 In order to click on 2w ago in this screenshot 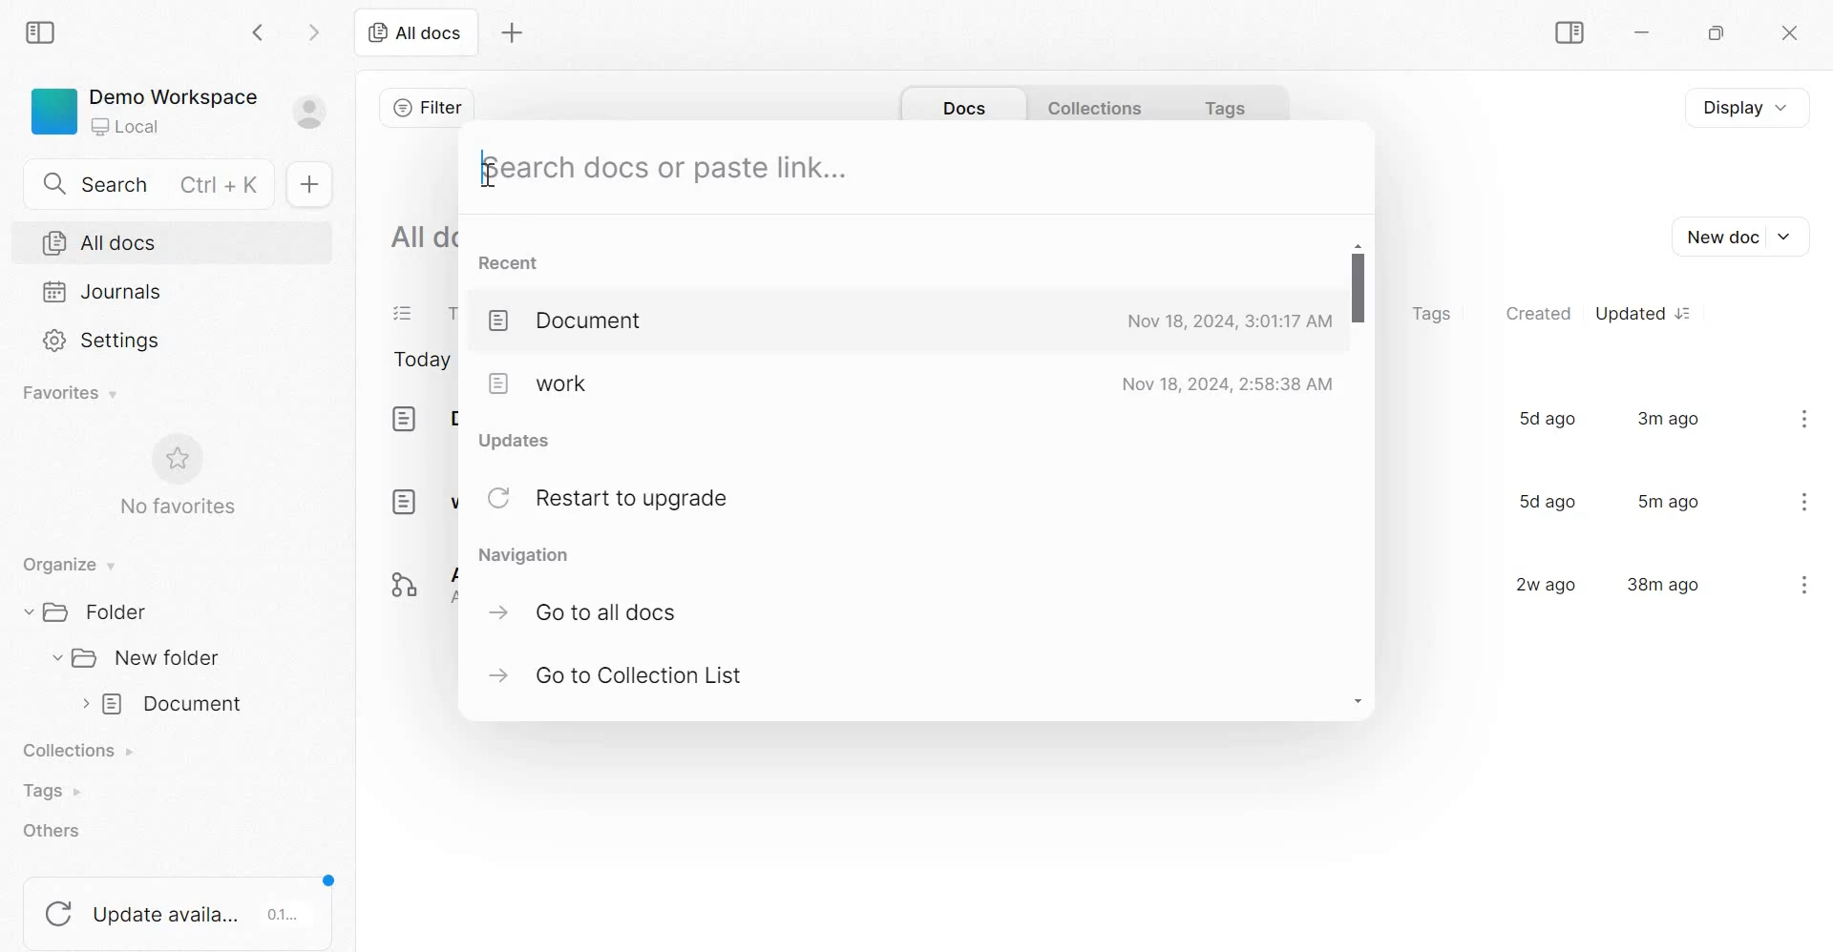, I will do `click(1540, 583)`.